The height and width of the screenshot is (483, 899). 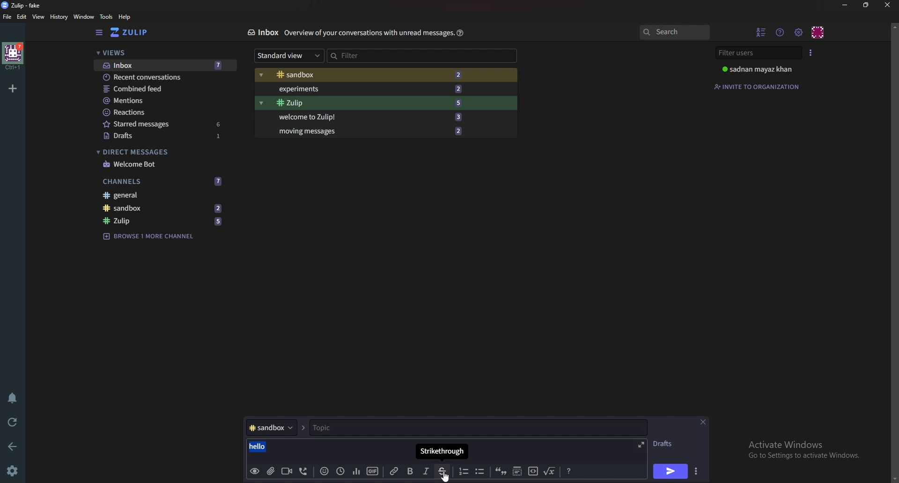 What do you see at coordinates (865, 5) in the screenshot?
I see `resize` at bounding box center [865, 5].